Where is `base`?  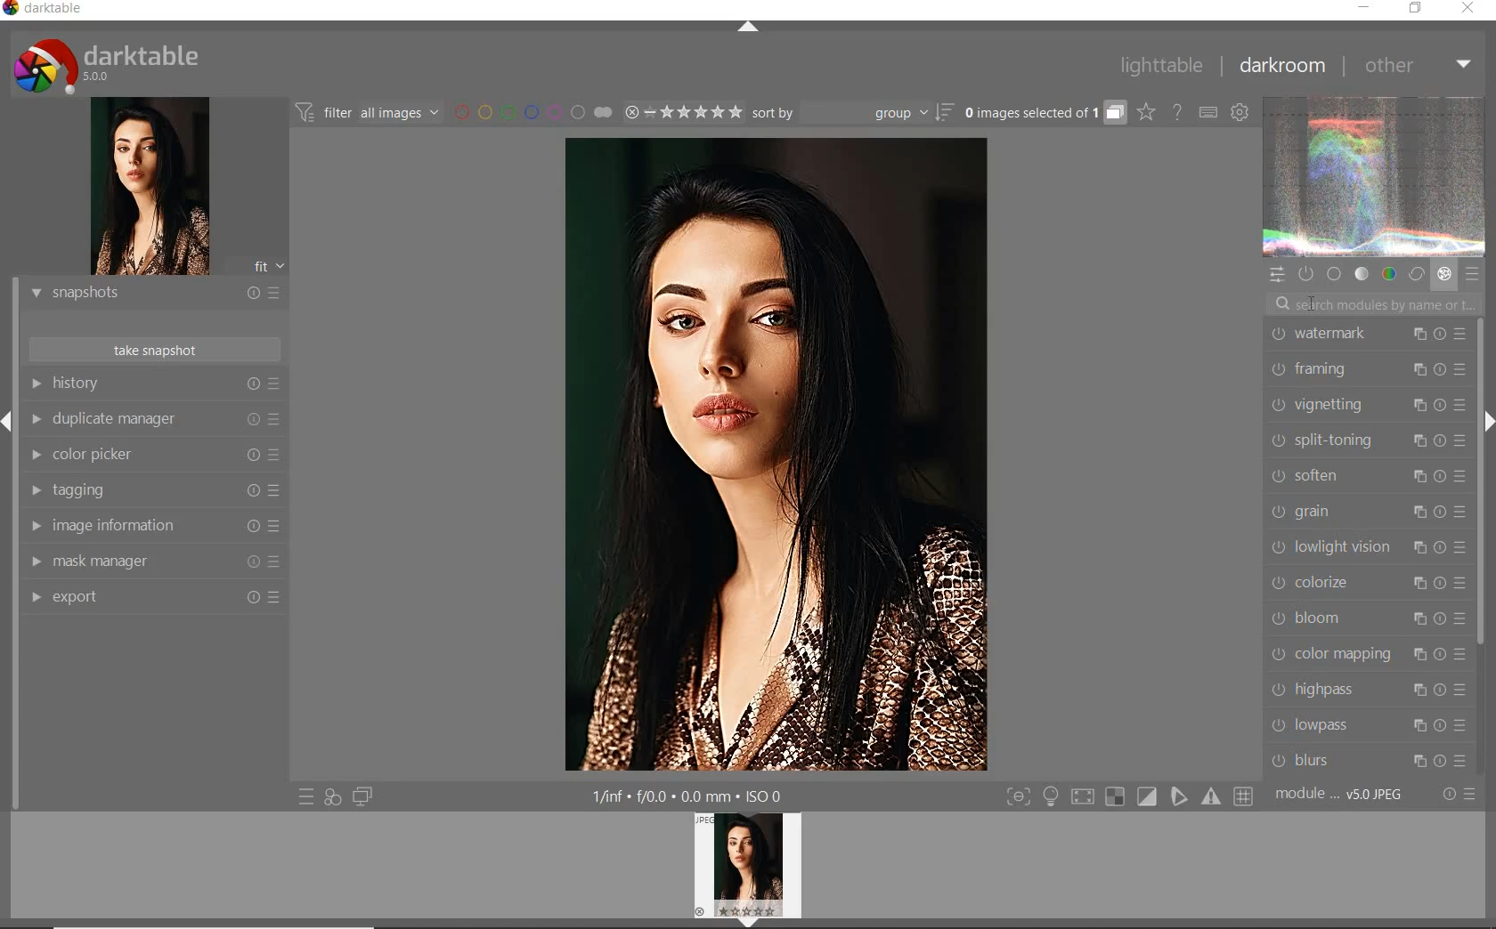
base is located at coordinates (1334, 273).